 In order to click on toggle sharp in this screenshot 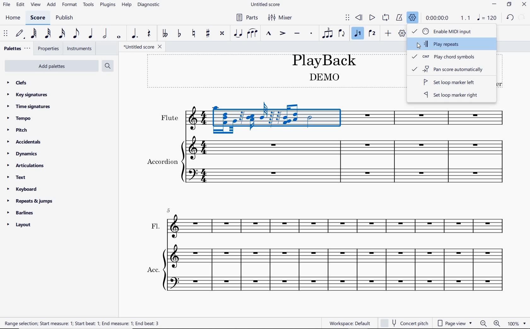, I will do `click(207, 33)`.